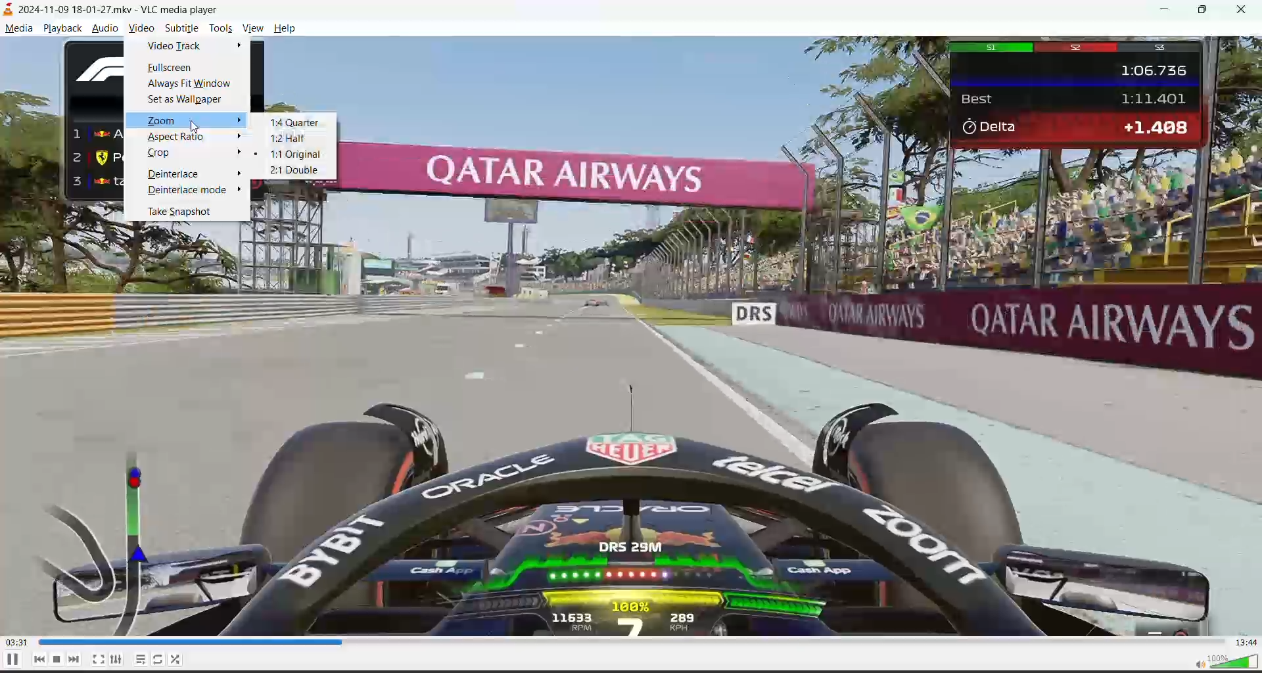 The height and width of the screenshot is (673, 1262). I want to click on current play time, so click(18, 643).